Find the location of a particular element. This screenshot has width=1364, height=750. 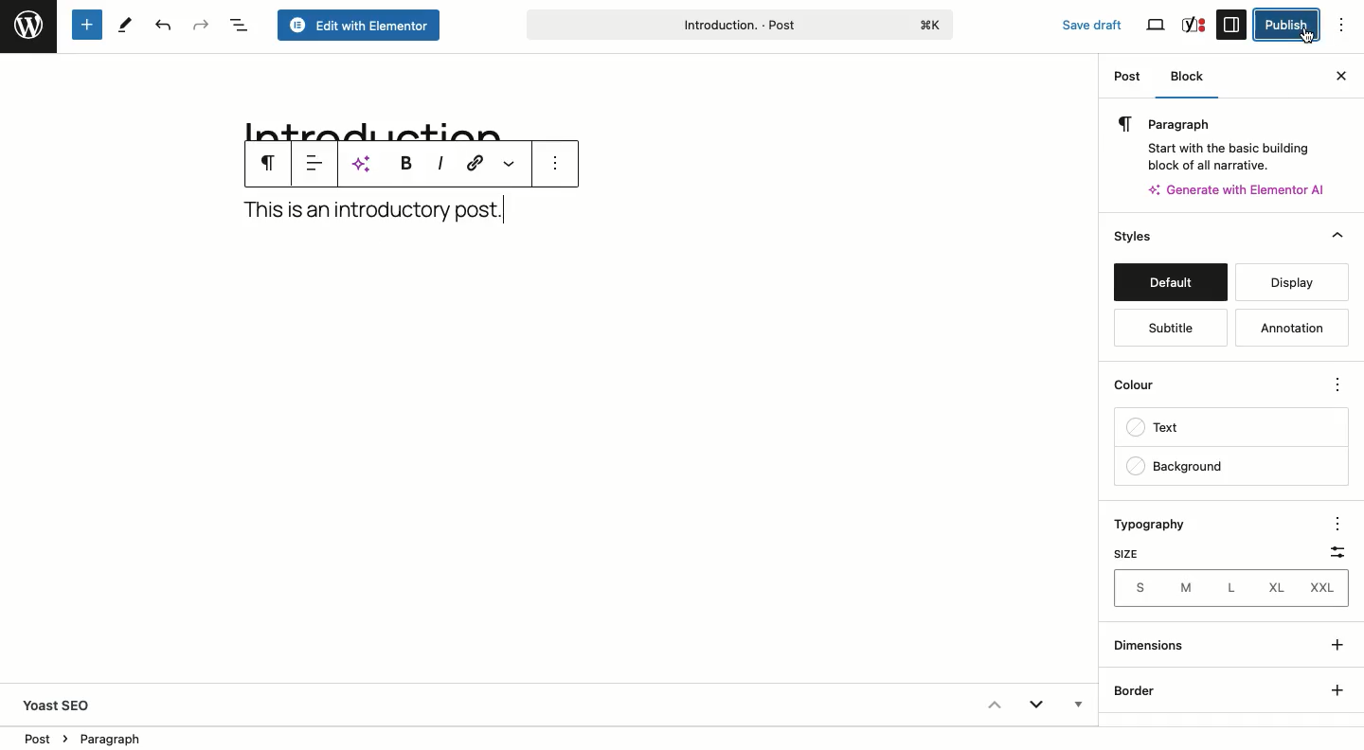

Scale is located at coordinates (1332, 548).